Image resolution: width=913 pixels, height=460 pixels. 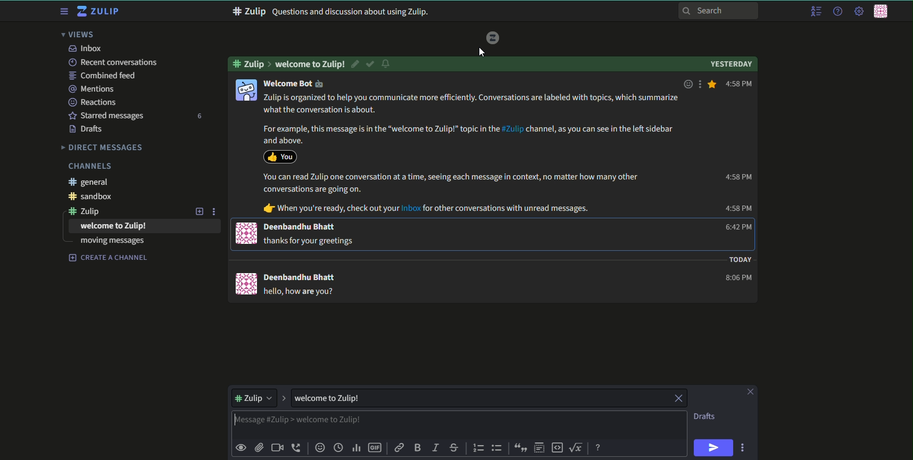 I want to click on emoji, so click(x=690, y=85).